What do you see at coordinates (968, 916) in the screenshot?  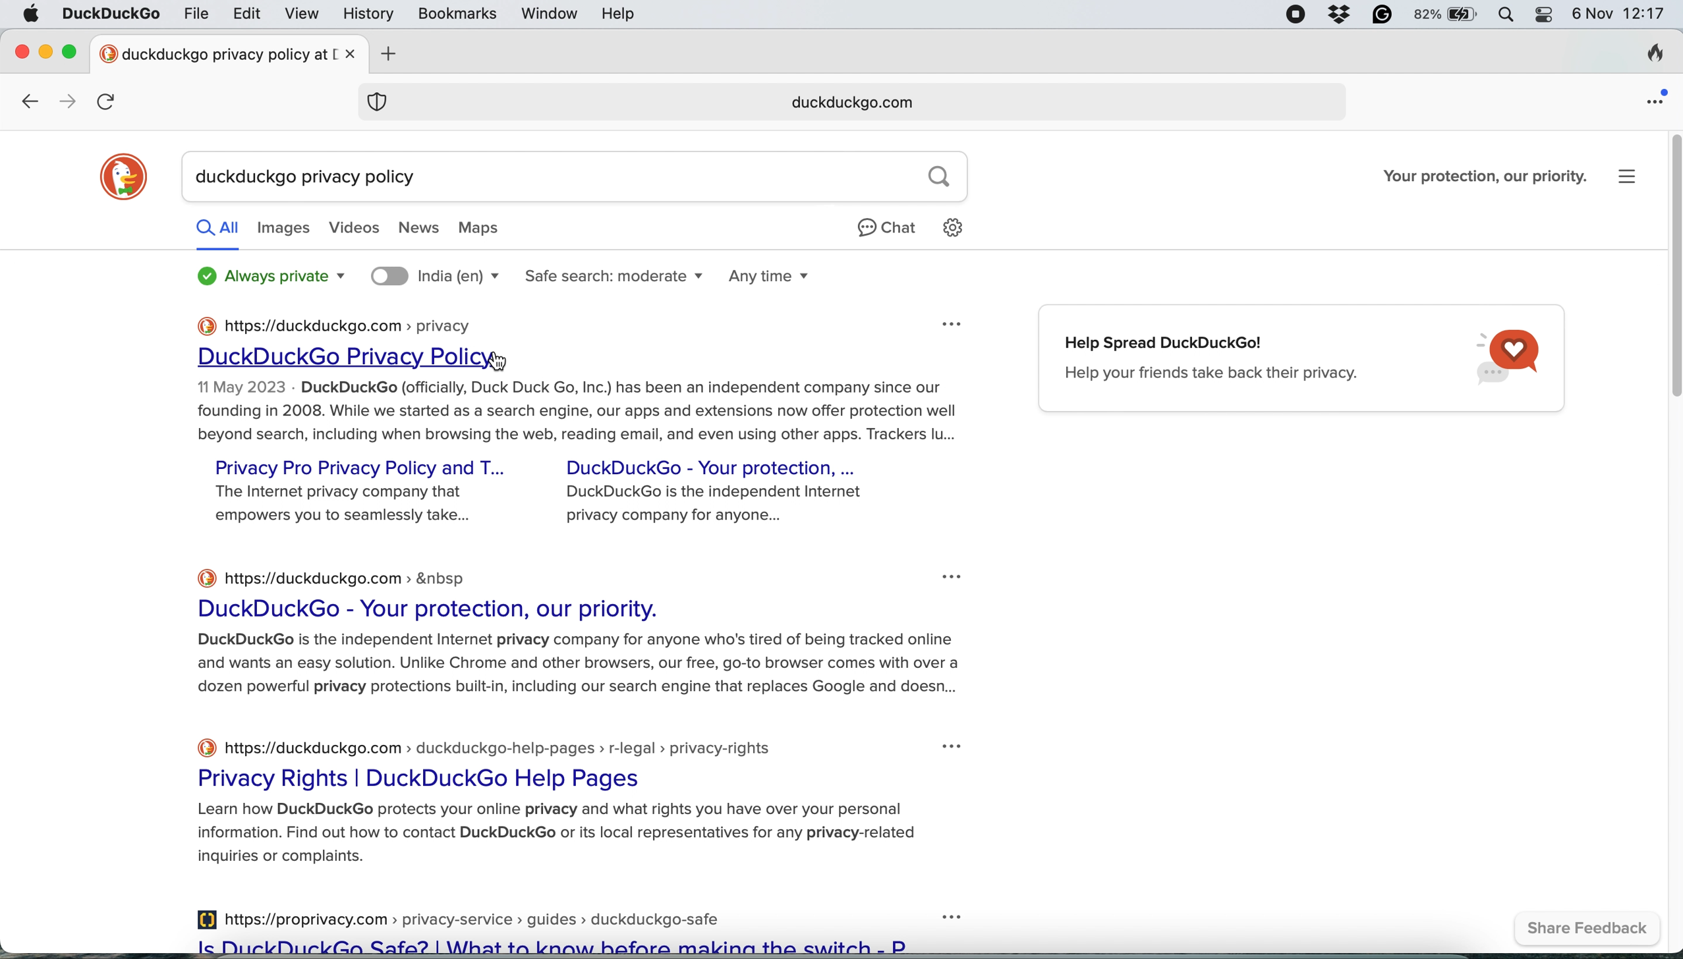 I see `three dot icon` at bounding box center [968, 916].